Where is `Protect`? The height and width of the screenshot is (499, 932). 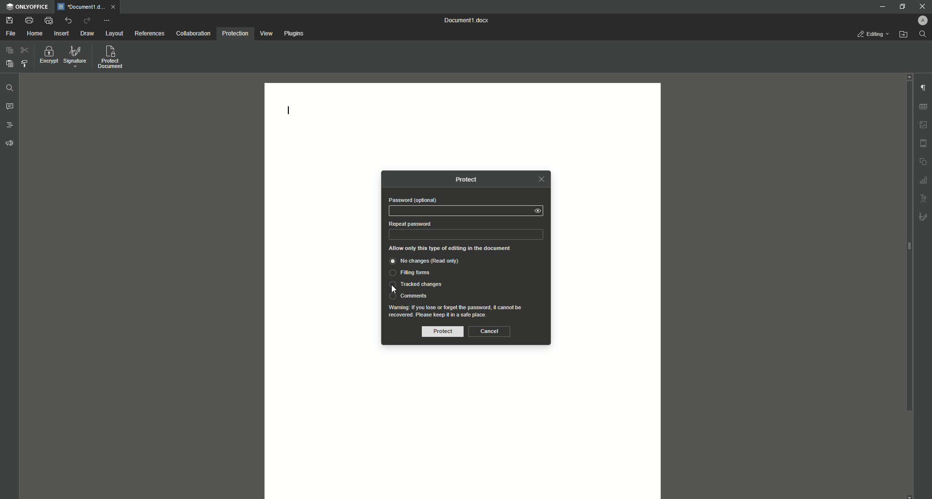
Protect is located at coordinates (442, 331).